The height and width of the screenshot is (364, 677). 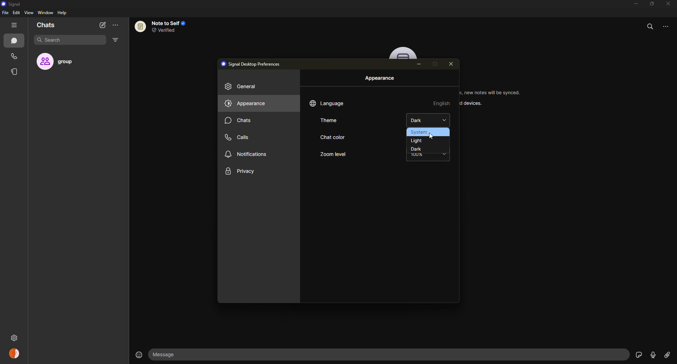 I want to click on hide tabs, so click(x=15, y=25).